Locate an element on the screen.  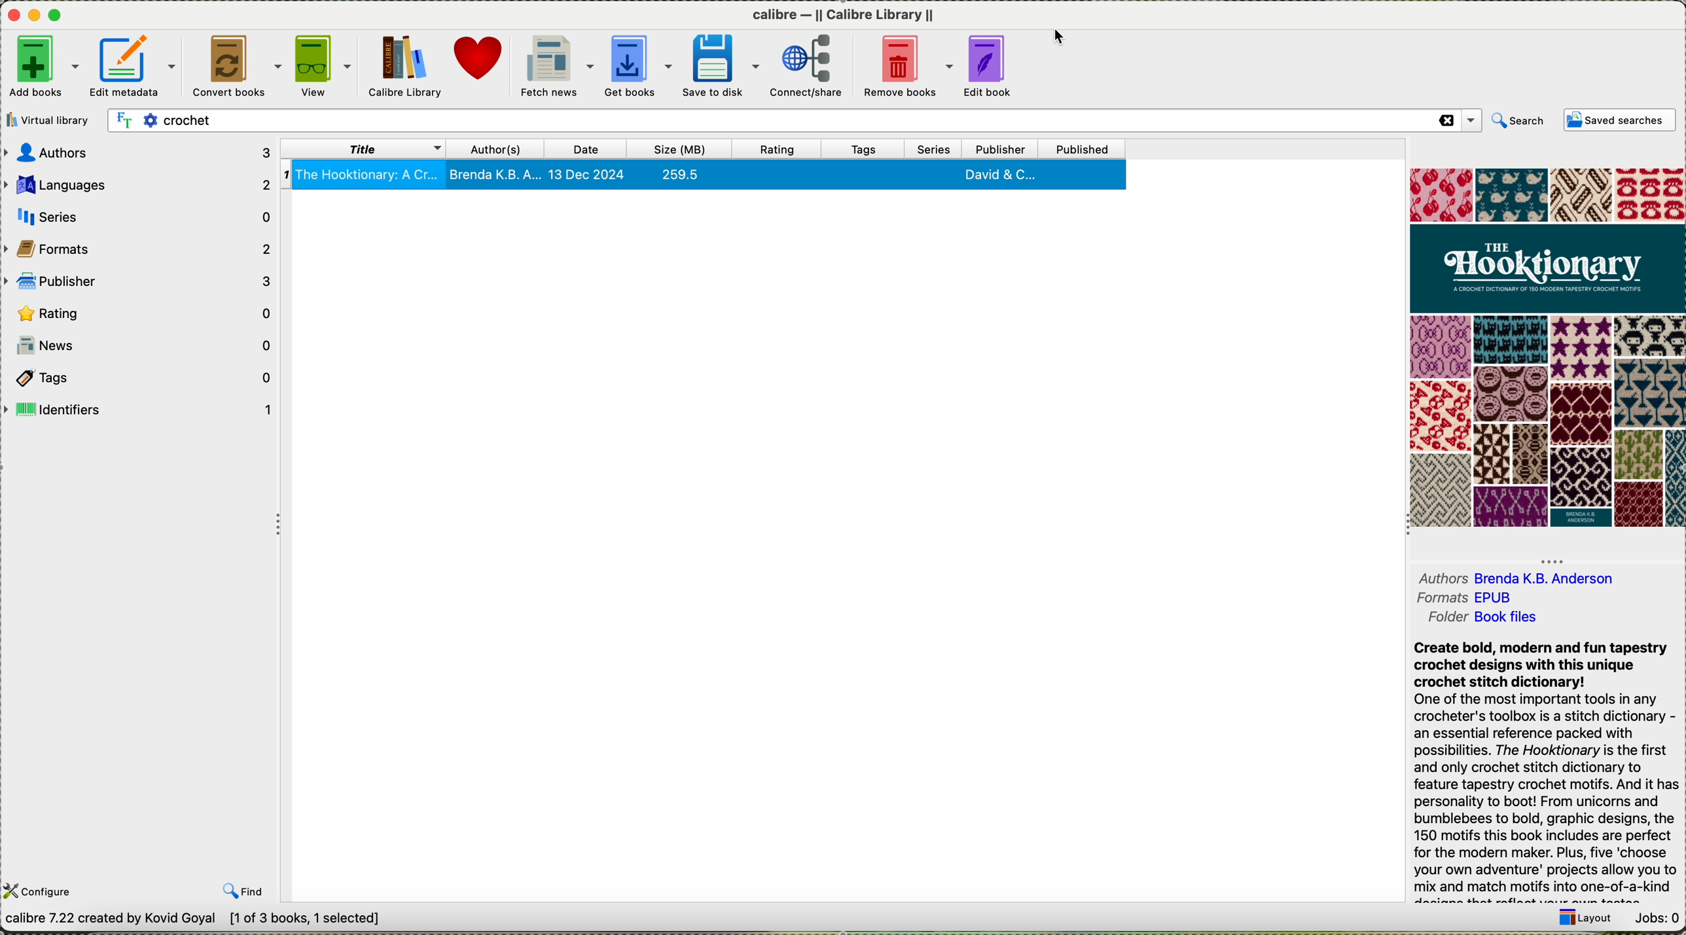
publisher is located at coordinates (140, 281).